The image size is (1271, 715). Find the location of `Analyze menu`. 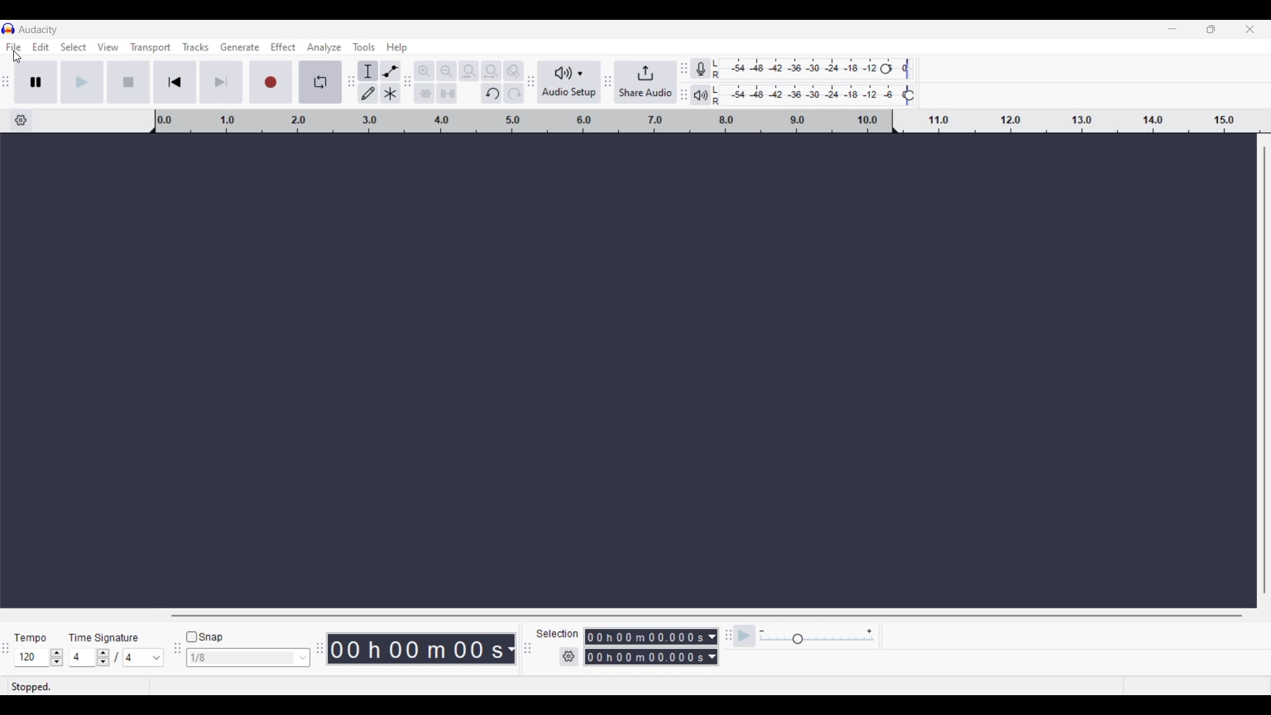

Analyze menu is located at coordinates (324, 48).